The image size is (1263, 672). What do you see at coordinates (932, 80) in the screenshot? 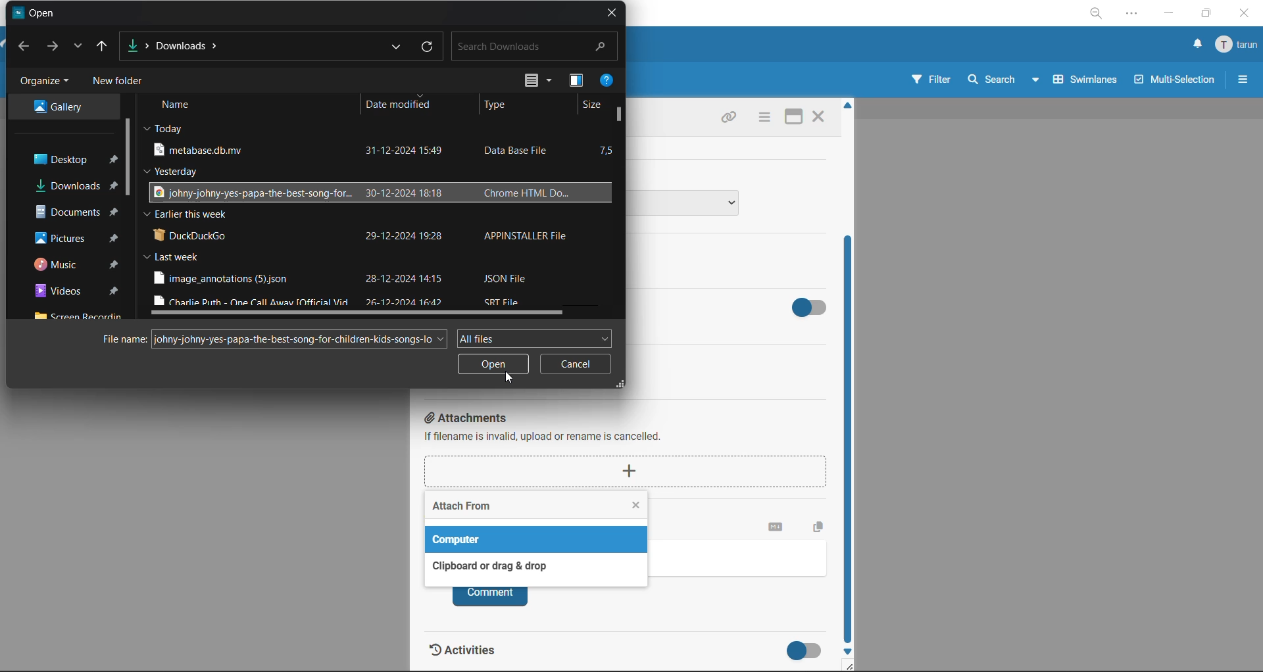
I see `filter` at bounding box center [932, 80].